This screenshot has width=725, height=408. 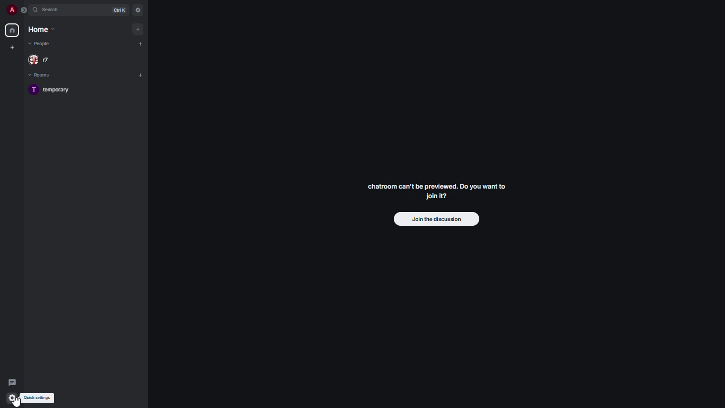 I want to click on expand, so click(x=24, y=10).